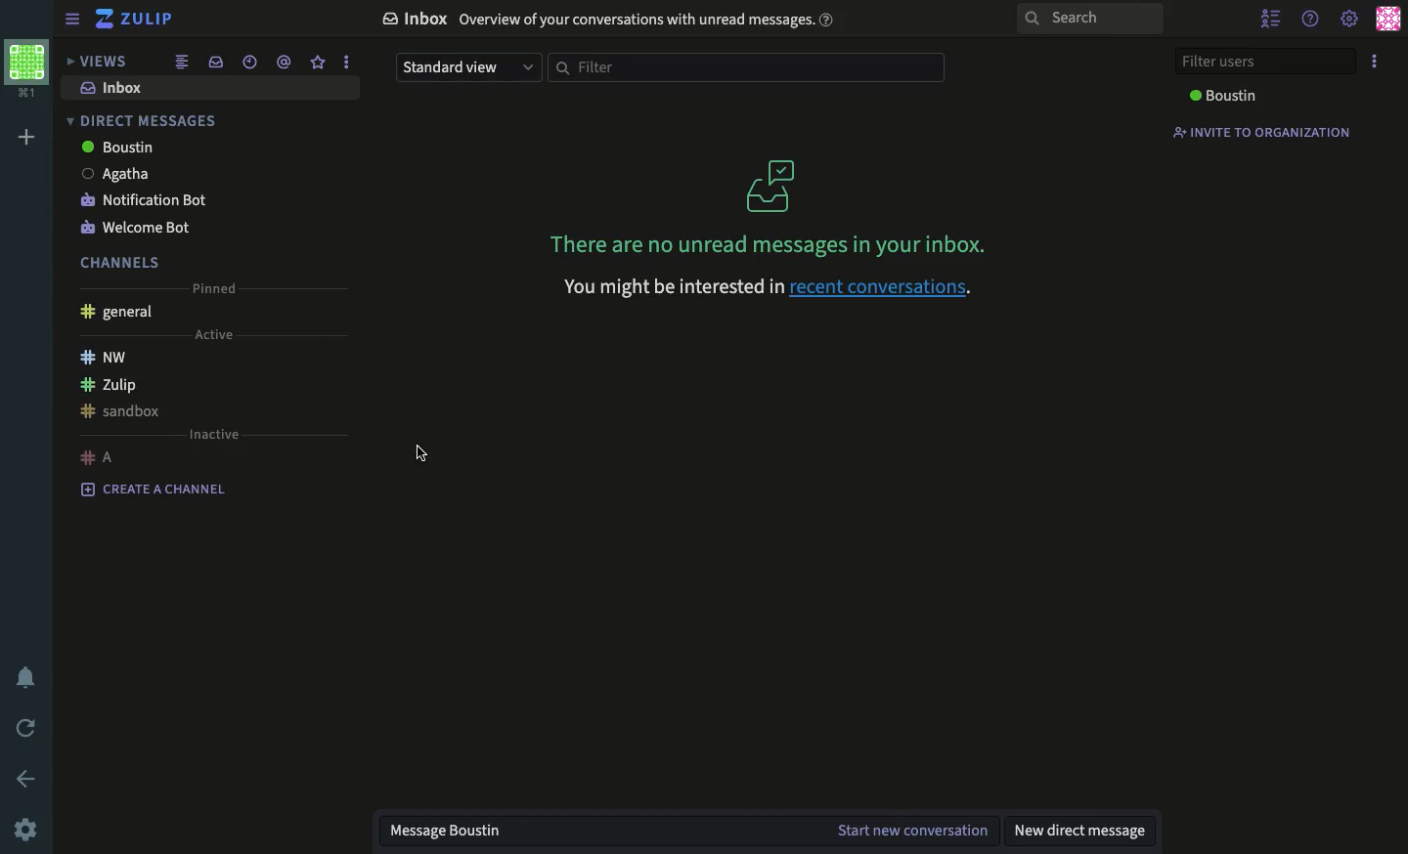  Describe the element at coordinates (249, 62) in the screenshot. I see `recent conversations` at that location.